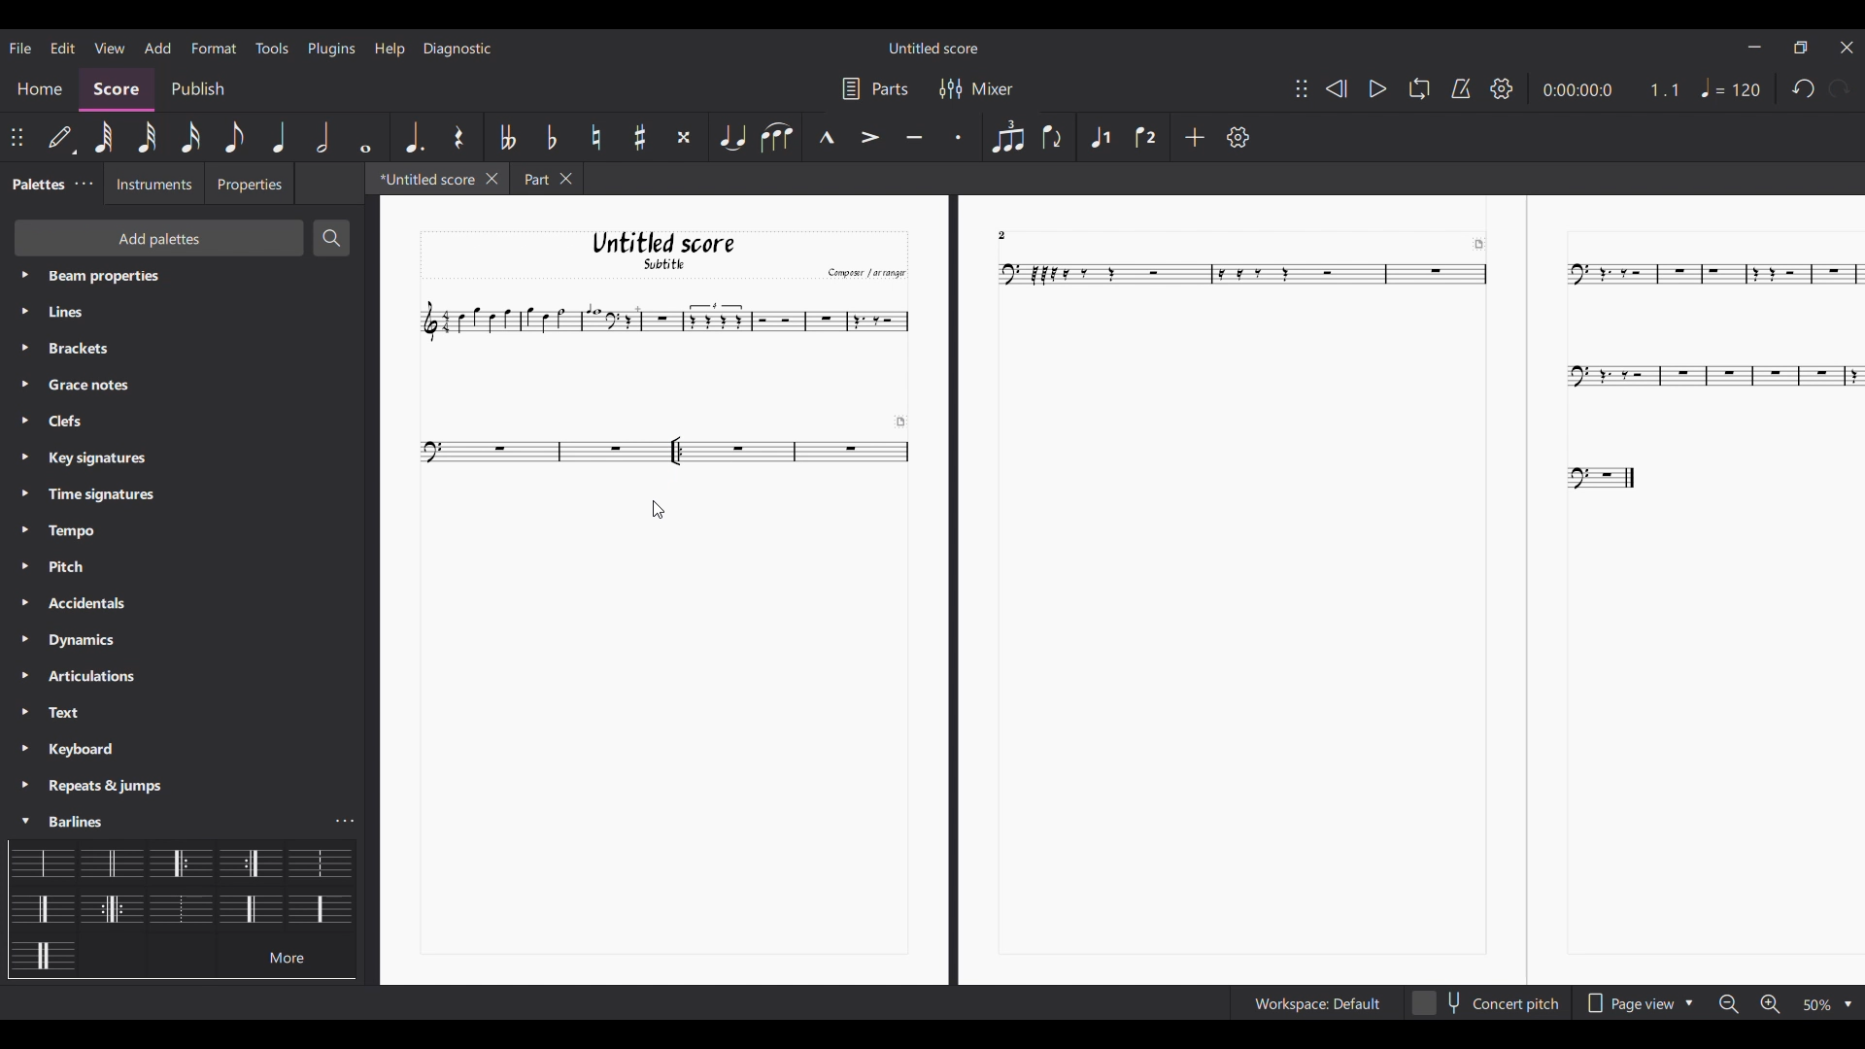 The width and height of the screenshot is (1865, 1049). What do you see at coordinates (1461, 88) in the screenshot?
I see `Metronome` at bounding box center [1461, 88].